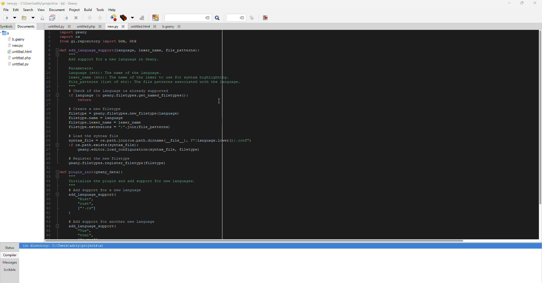 Image resolution: width=542 pixels, height=283 pixels. Describe the element at coordinates (508, 3) in the screenshot. I see `minimize` at that location.